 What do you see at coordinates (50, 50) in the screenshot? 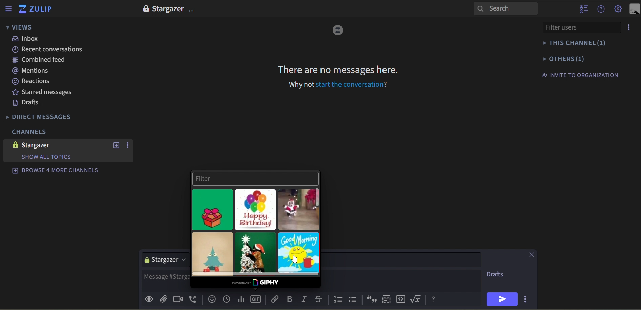
I see `recent conversations` at bounding box center [50, 50].